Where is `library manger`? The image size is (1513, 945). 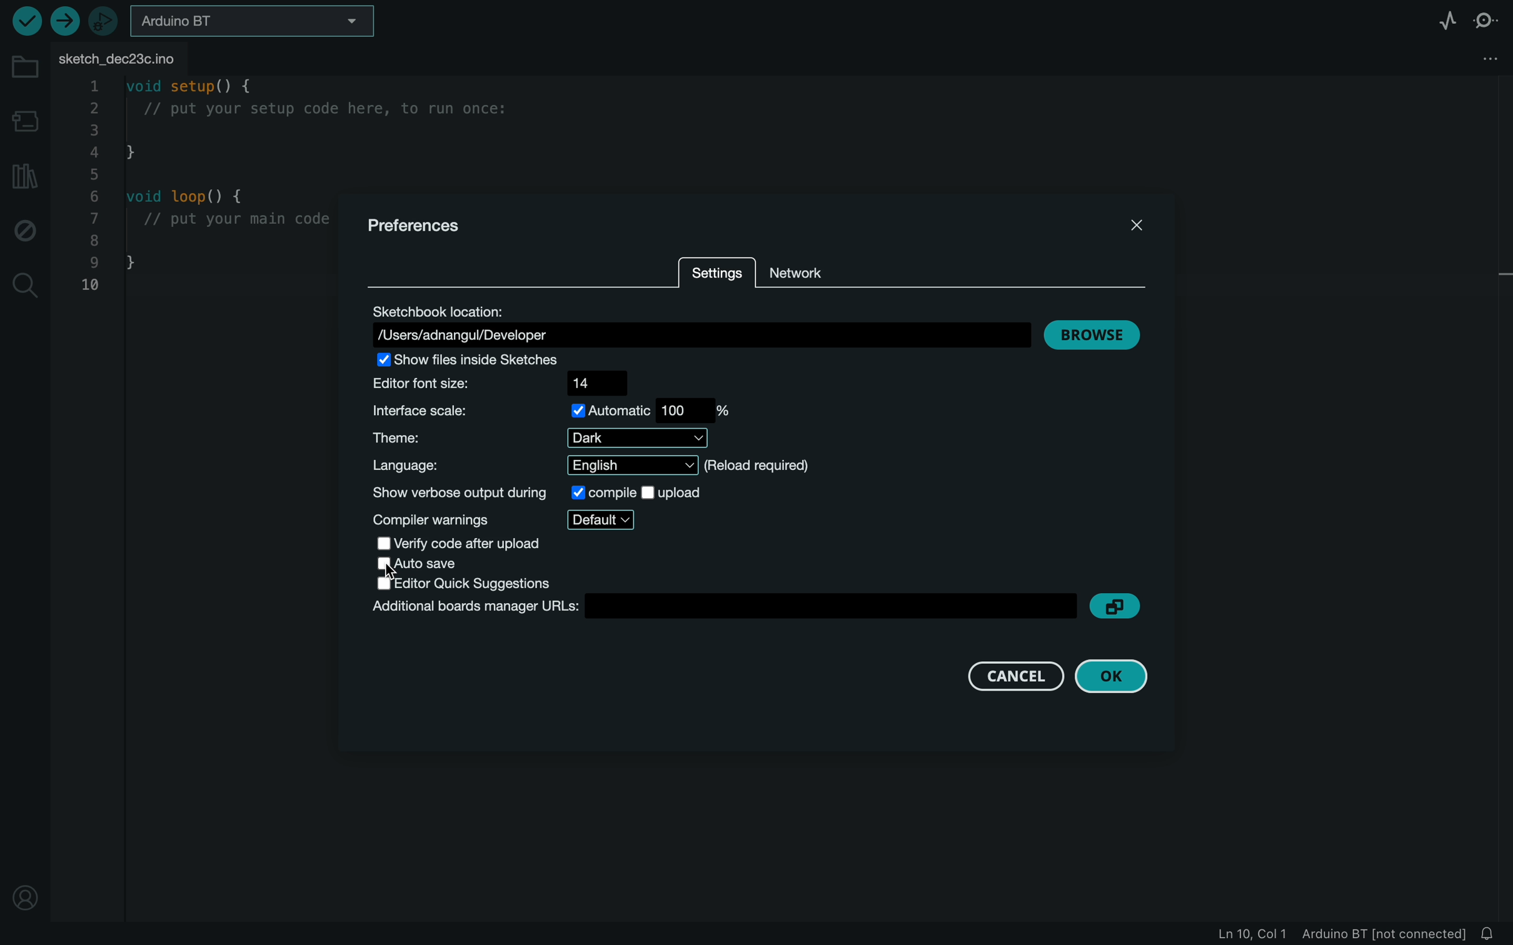 library manger is located at coordinates (26, 174).